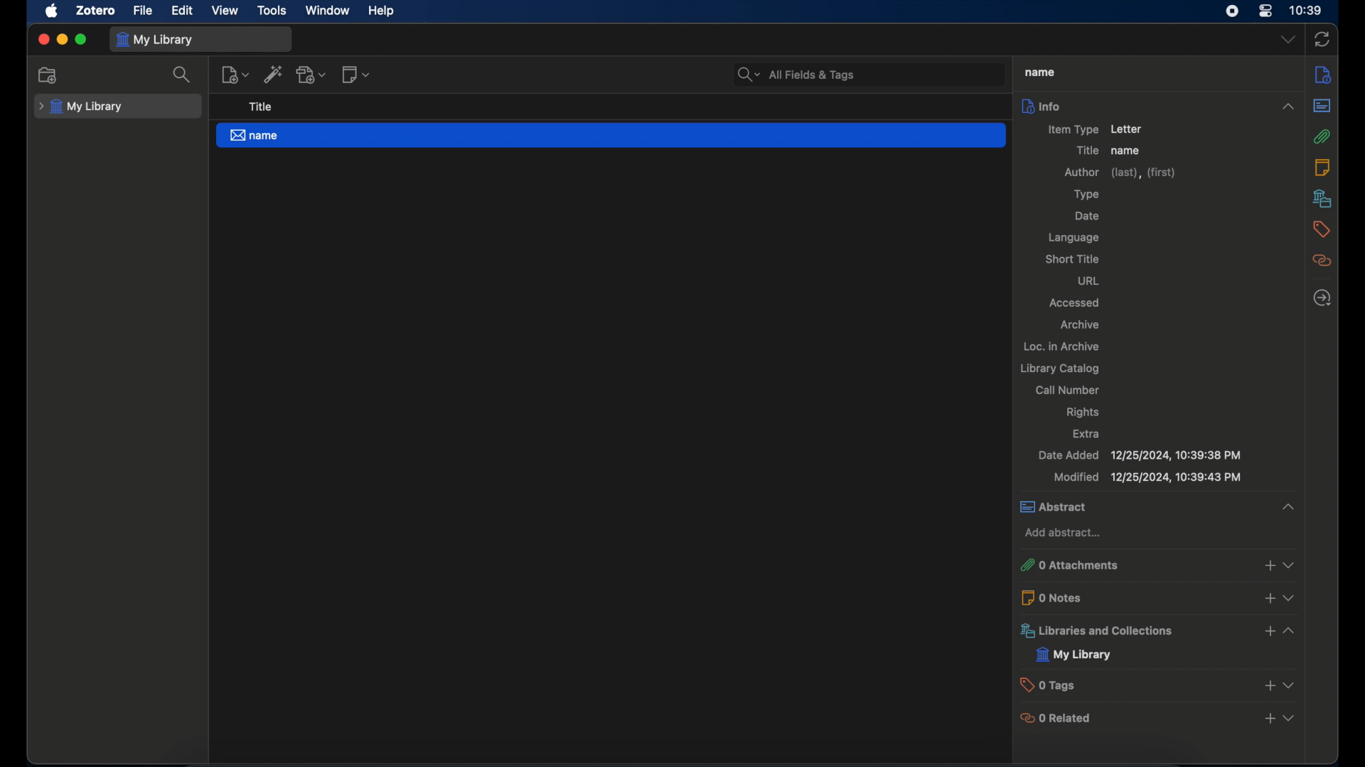  What do you see at coordinates (1079, 325) in the screenshot?
I see `archive` at bounding box center [1079, 325].